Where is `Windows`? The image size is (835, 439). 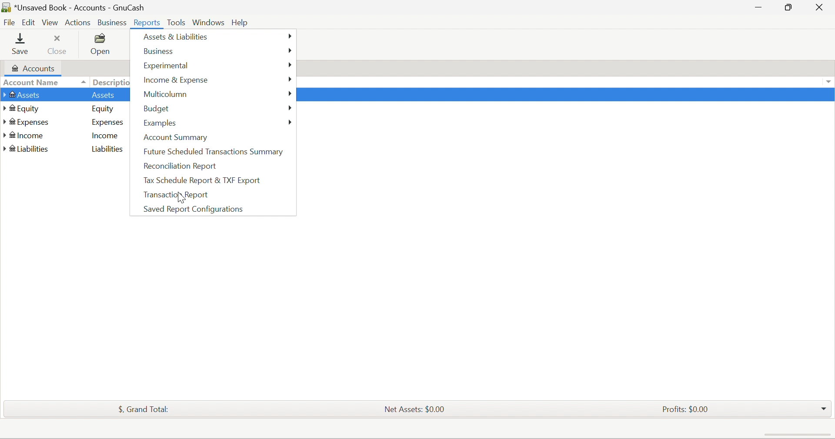
Windows is located at coordinates (207, 22).